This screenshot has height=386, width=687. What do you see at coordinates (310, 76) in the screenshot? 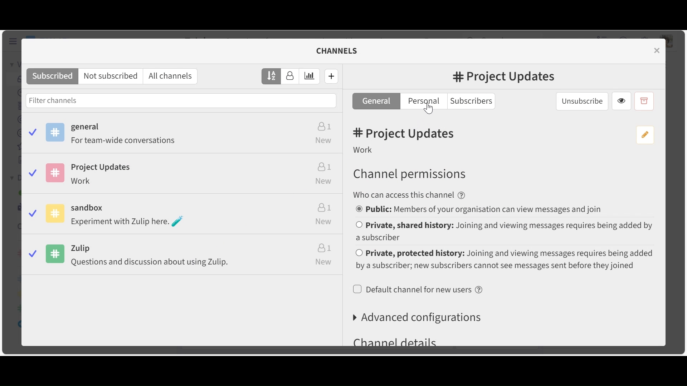
I see `Sort by estimated weekly traffic` at bounding box center [310, 76].